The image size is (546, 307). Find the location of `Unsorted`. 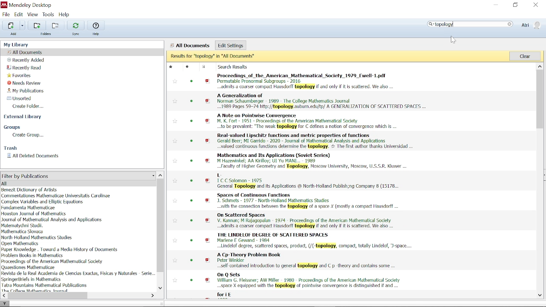

Unsorted is located at coordinates (18, 98).